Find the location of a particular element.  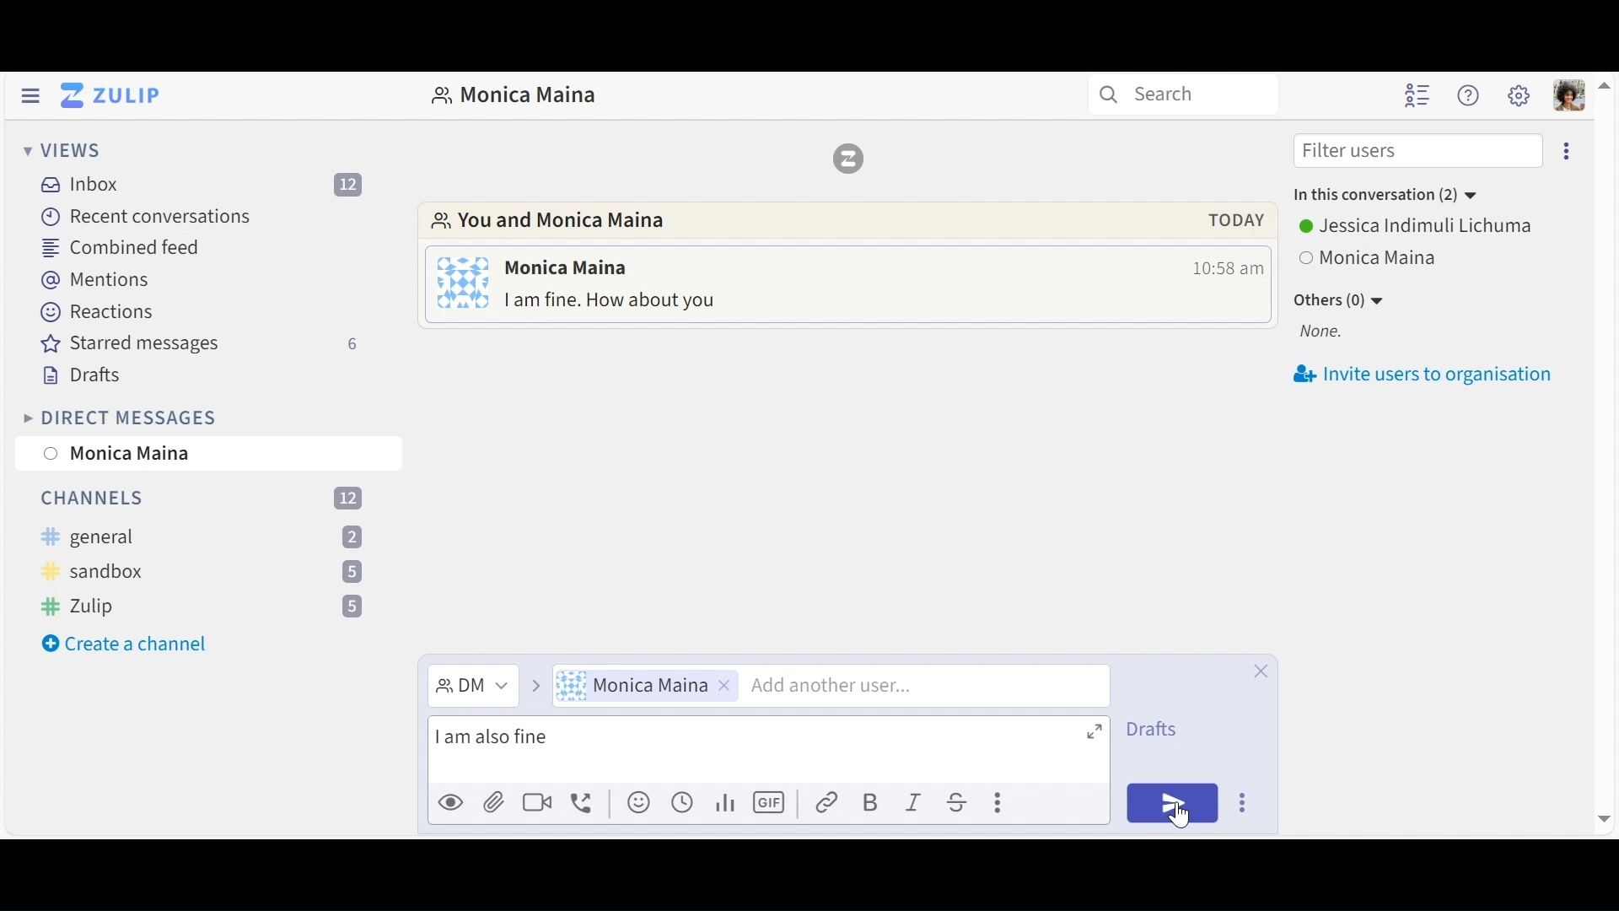

Help user is located at coordinates (1469, 94).